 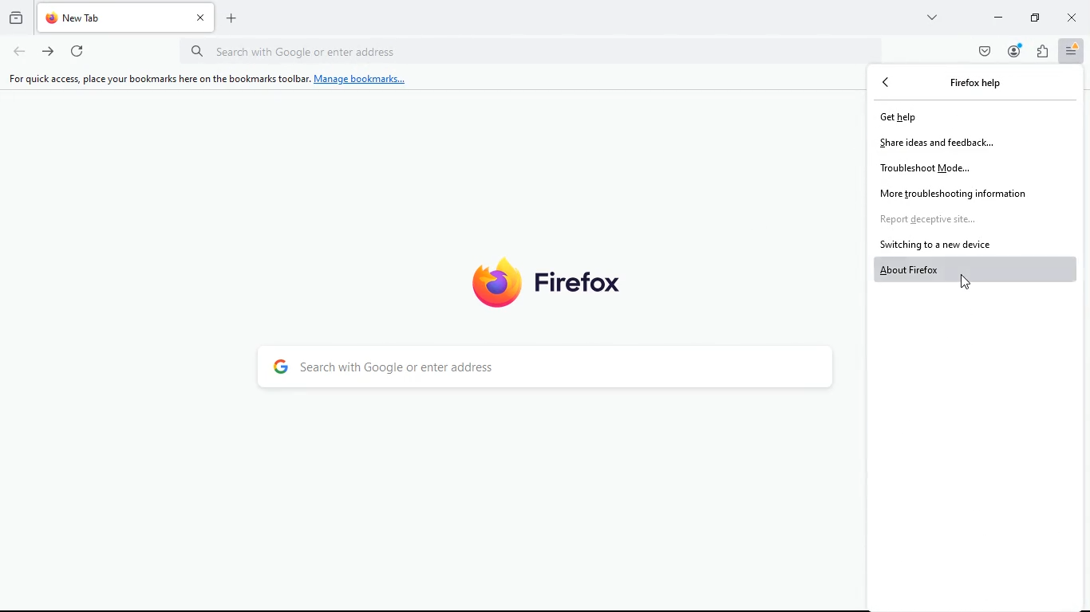 I want to click on forward, so click(x=49, y=52).